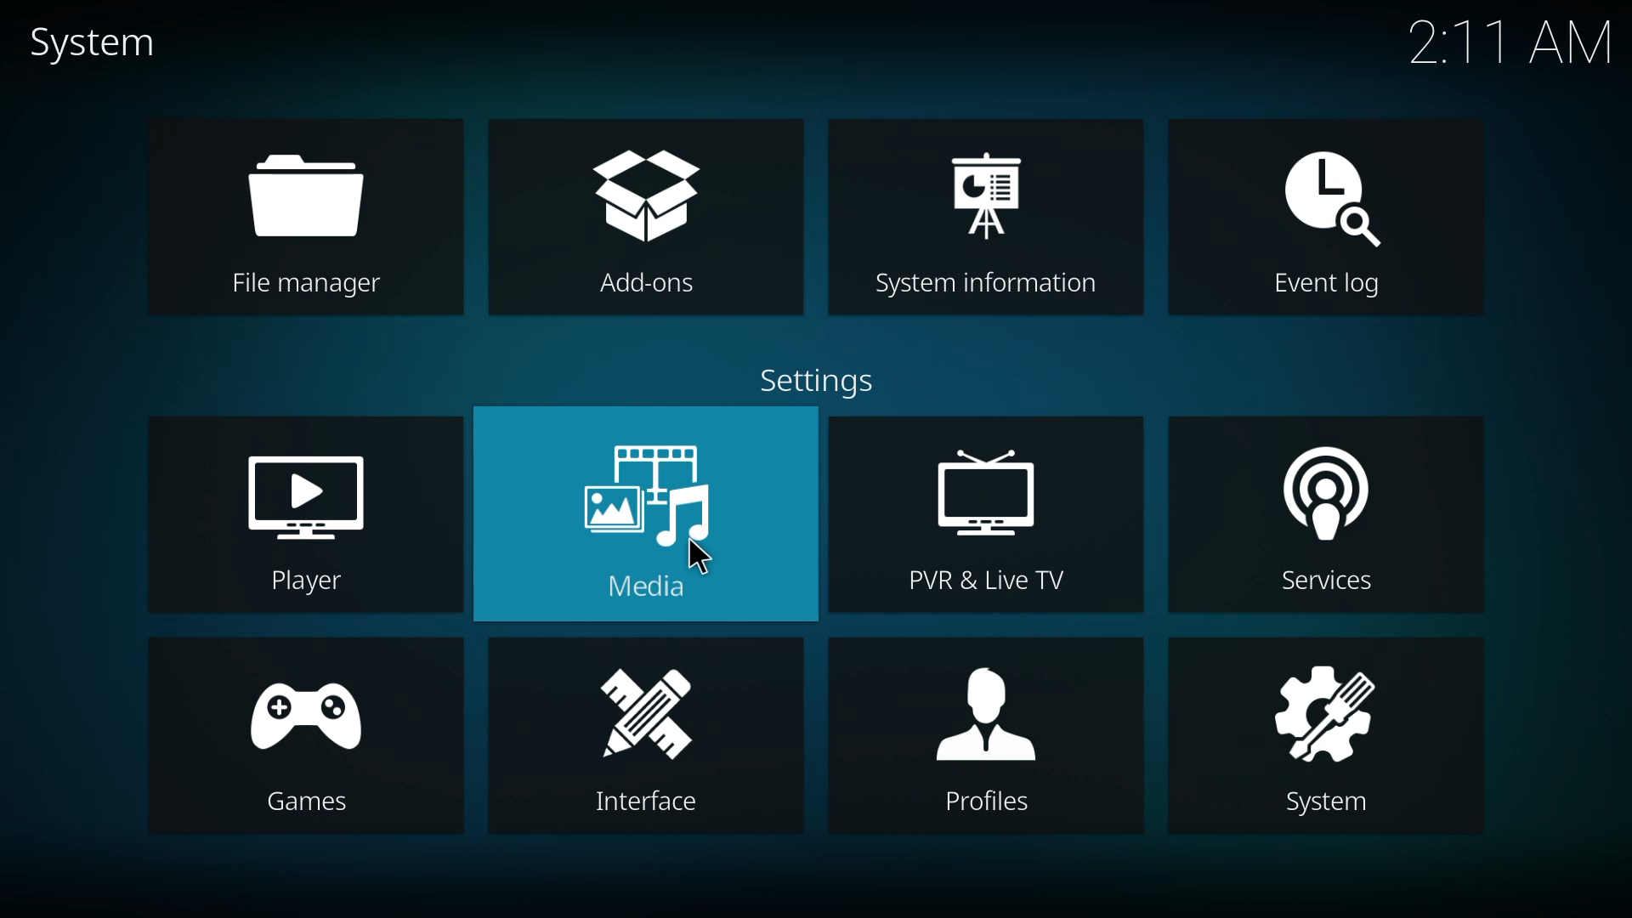 The height and width of the screenshot is (918, 1632). I want to click on interface, so click(643, 734).